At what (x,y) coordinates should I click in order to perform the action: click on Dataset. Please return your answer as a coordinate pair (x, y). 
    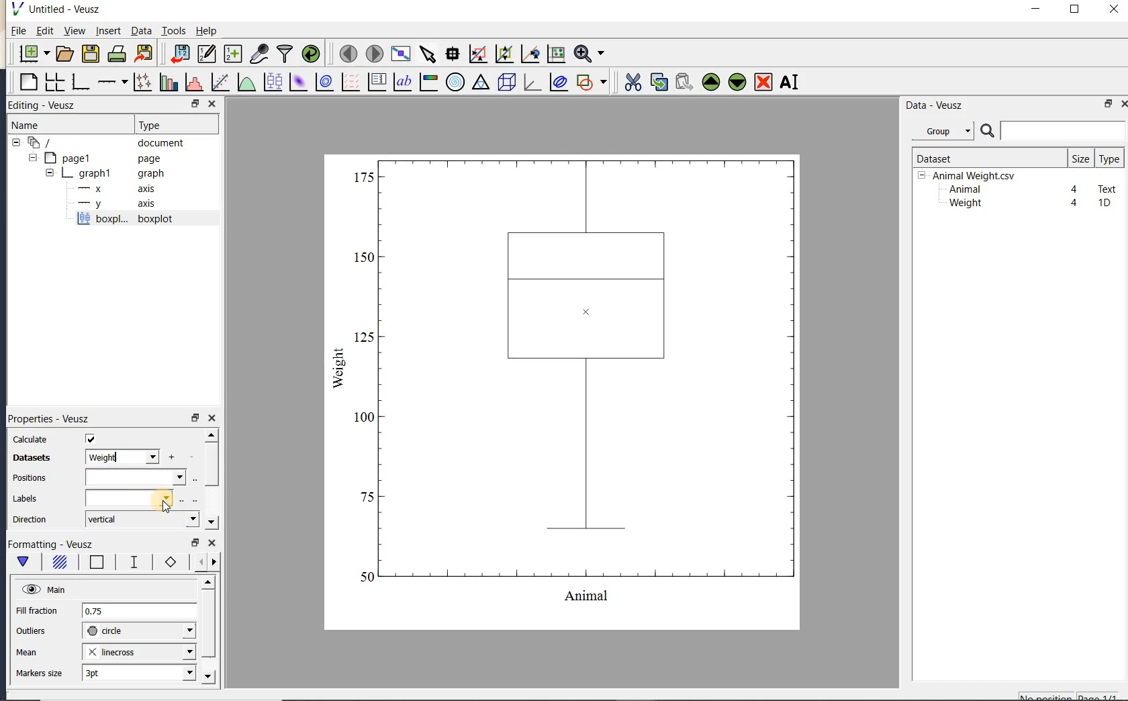
    Looking at the image, I should click on (984, 158).